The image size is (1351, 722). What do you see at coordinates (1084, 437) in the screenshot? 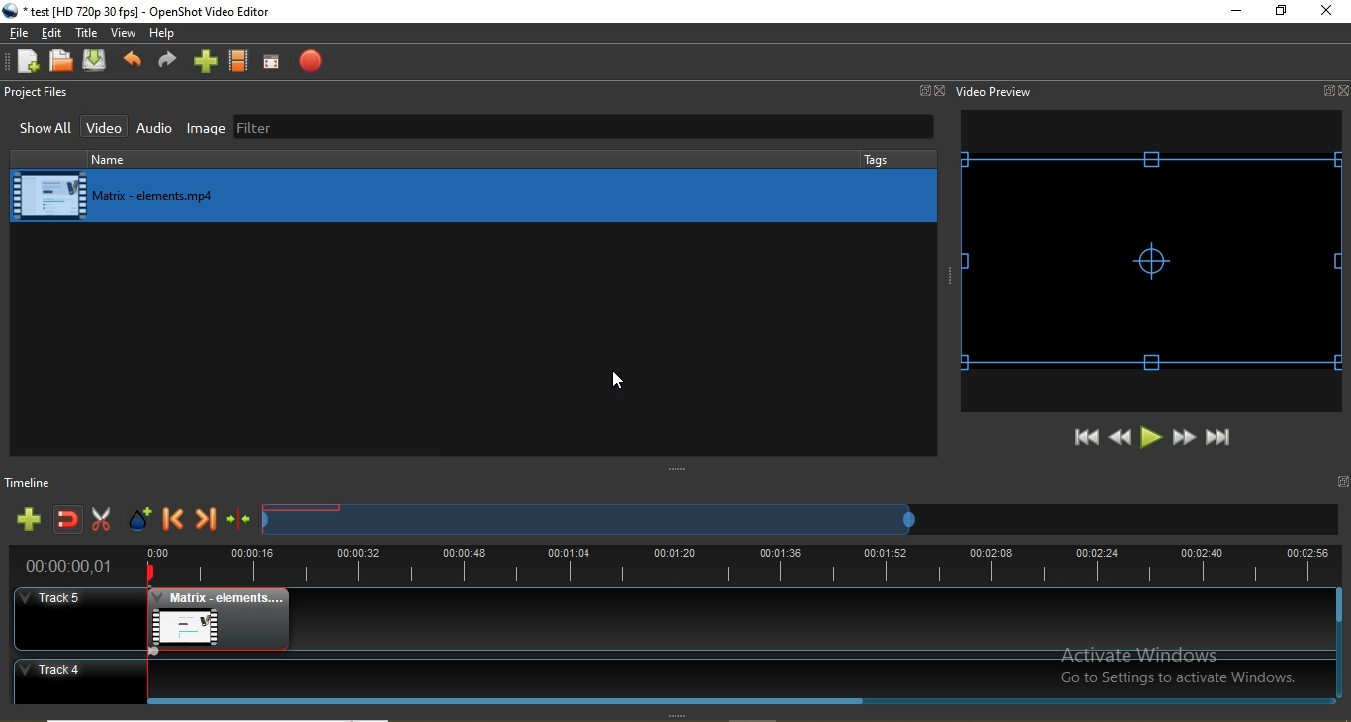
I see `Jump to start` at bounding box center [1084, 437].